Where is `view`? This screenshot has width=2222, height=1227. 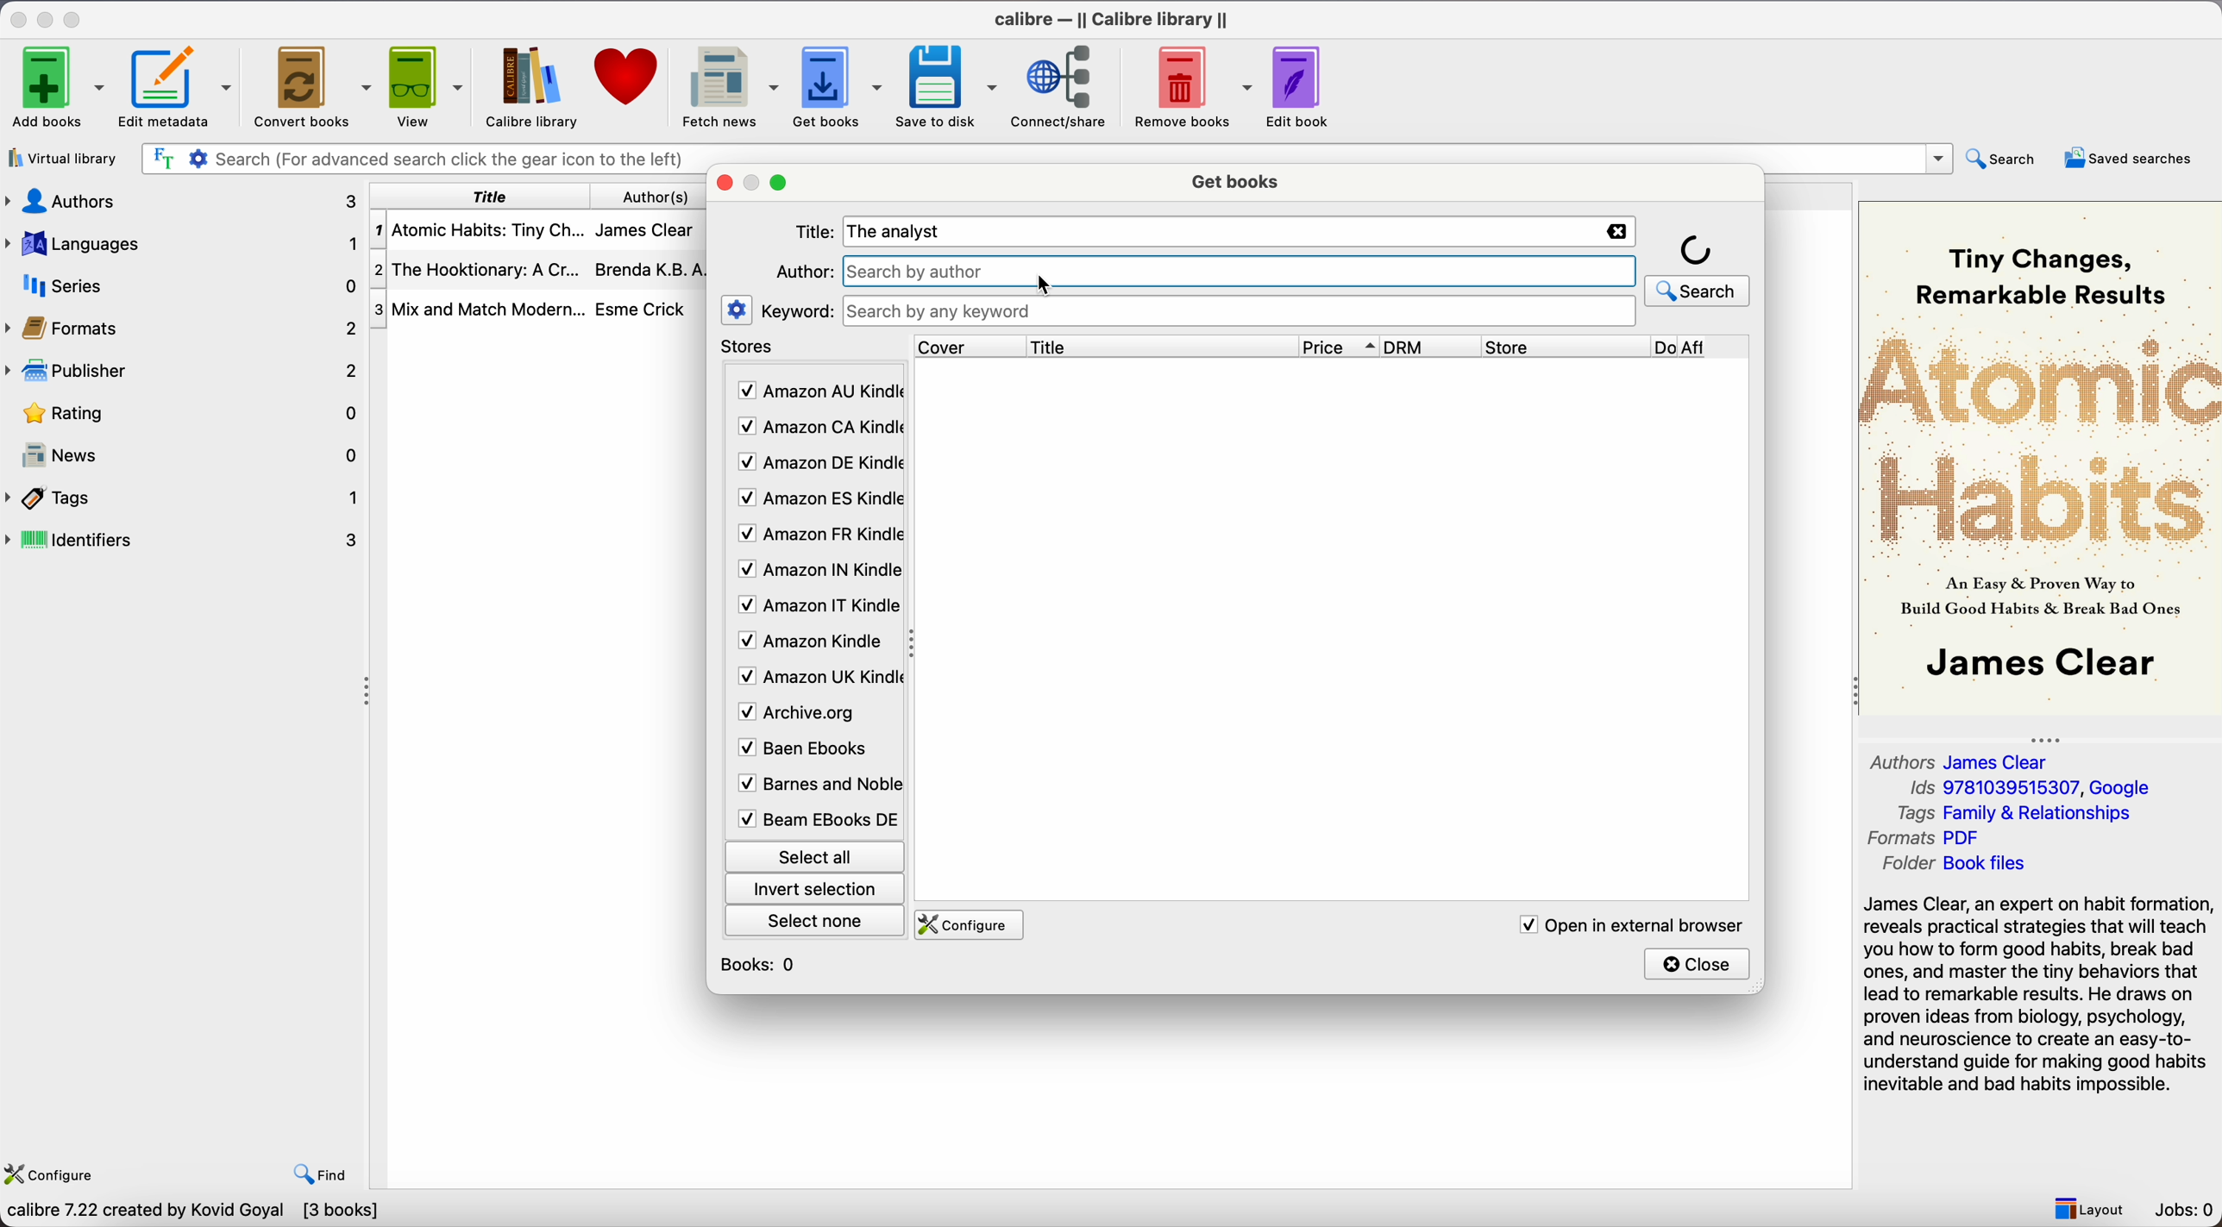 view is located at coordinates (424, 86).